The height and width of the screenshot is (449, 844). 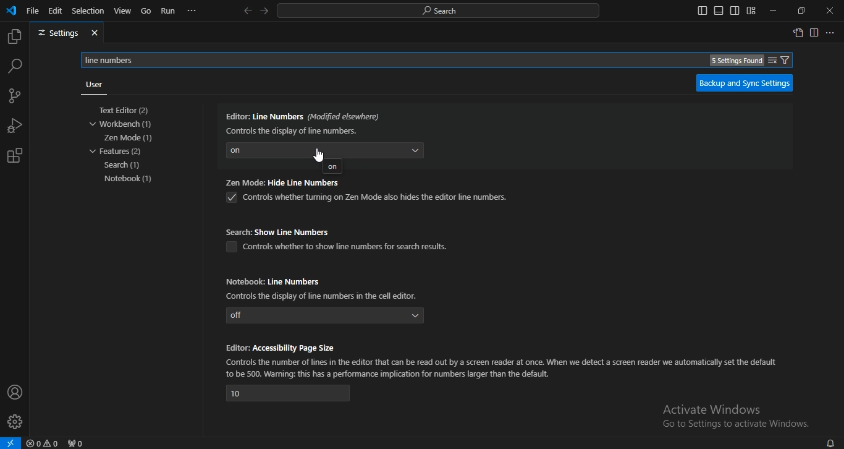 What do you see at coordinates (801, 11) in the screenshot?
I see `restore down` at bounding box center [801, 11].